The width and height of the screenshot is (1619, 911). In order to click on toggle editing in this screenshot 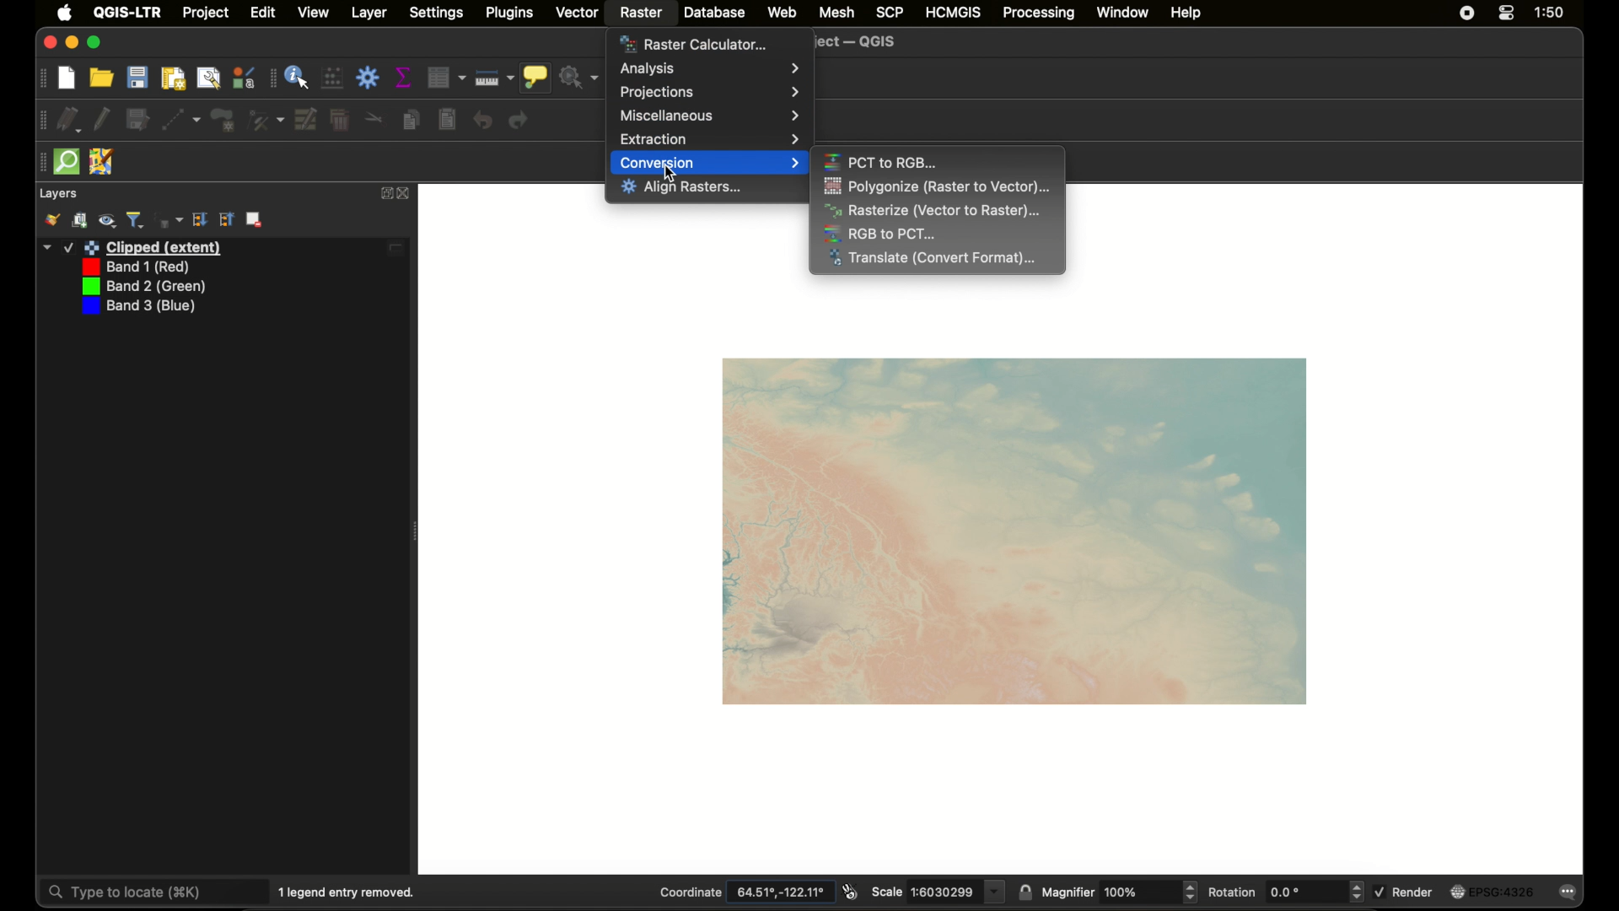, I will do `click(102, 120)`.